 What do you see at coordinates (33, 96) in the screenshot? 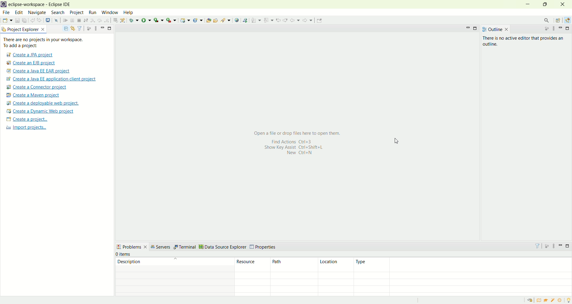
I see `create a maven project` at bounding box center [33, 96].